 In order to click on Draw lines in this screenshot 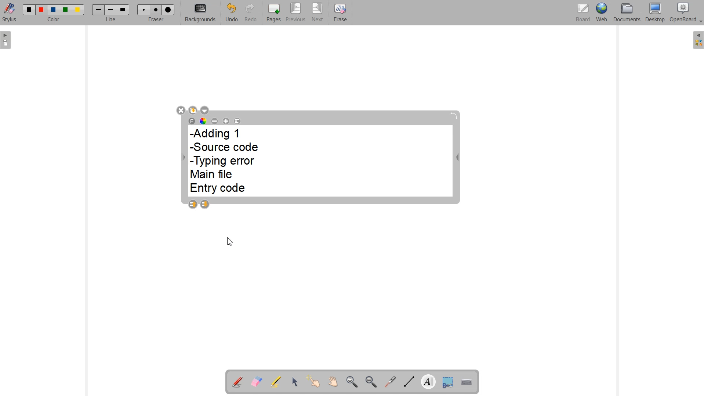, I will do `click(408, 382)`.